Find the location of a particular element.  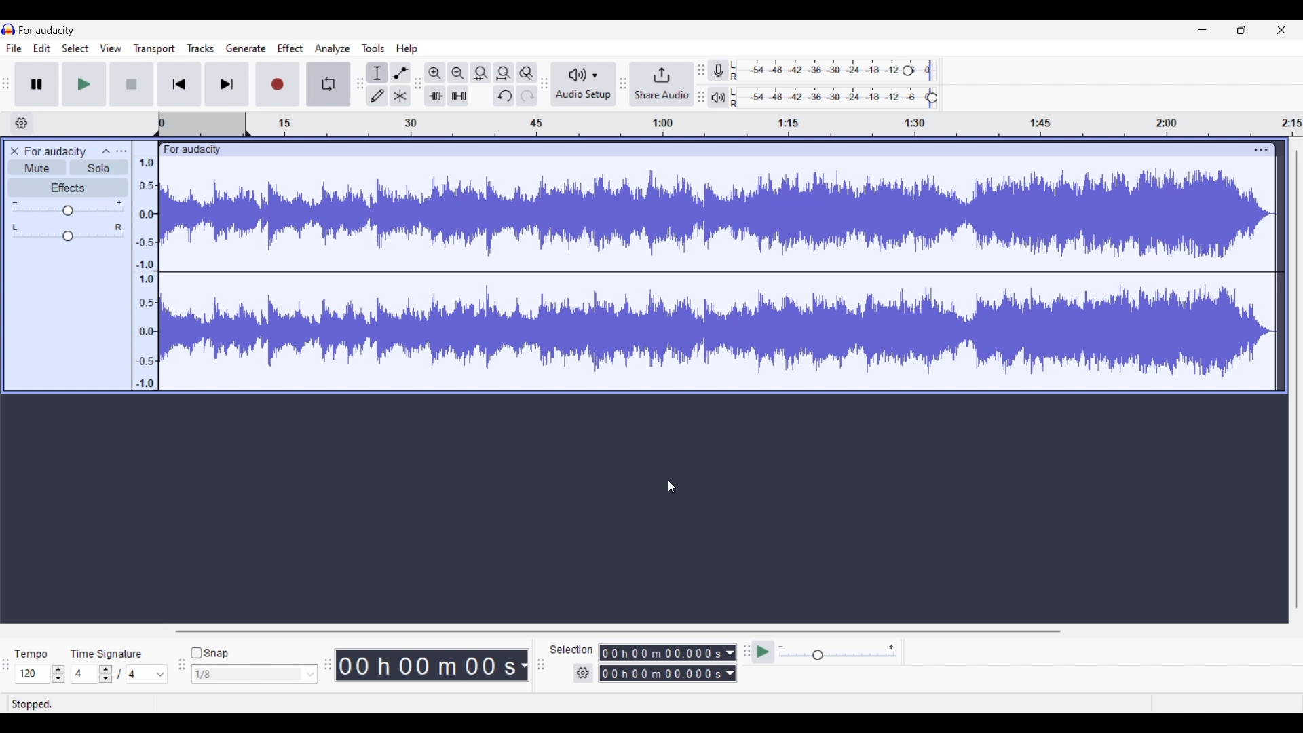

Select menu is located at coordinates (76, 48).